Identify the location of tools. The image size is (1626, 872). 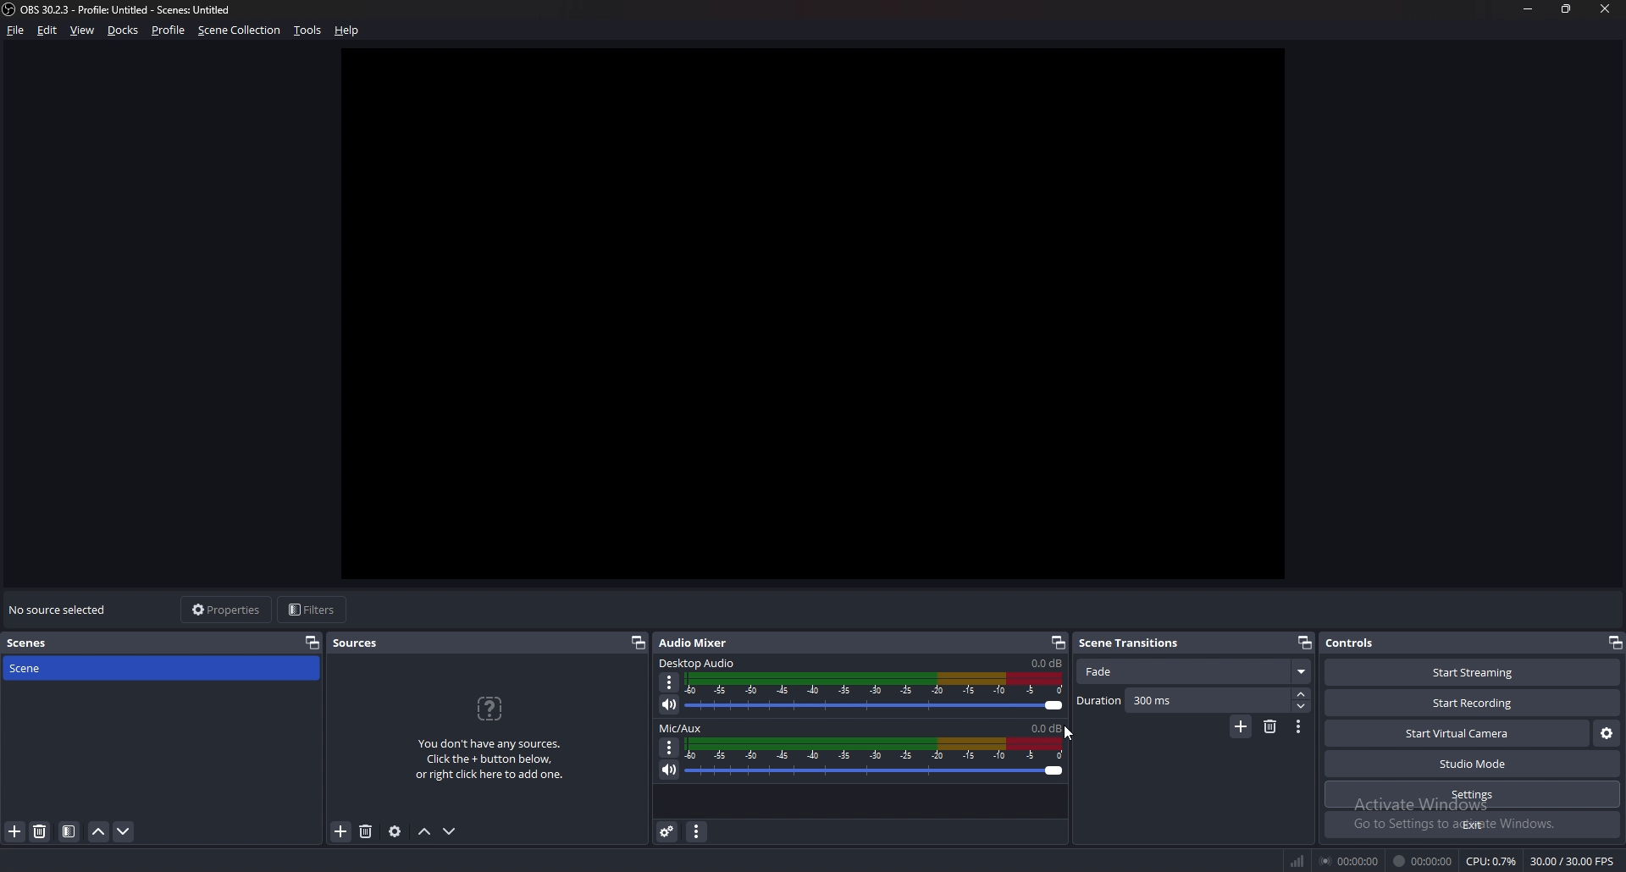
(307, 30).